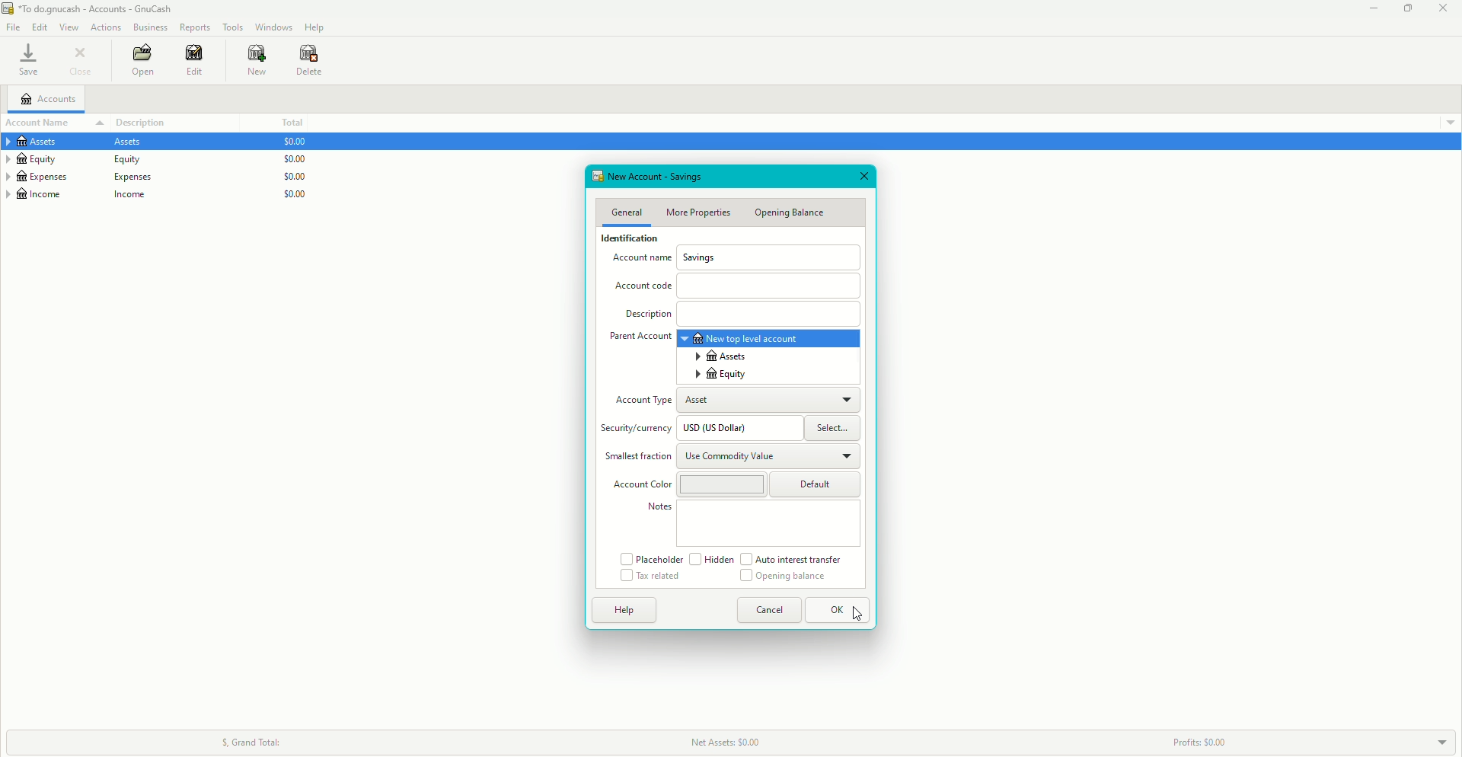  What do you see at coordinates (71, 27) in the screenshot?
I see `View` at bounding box center [71, 27].